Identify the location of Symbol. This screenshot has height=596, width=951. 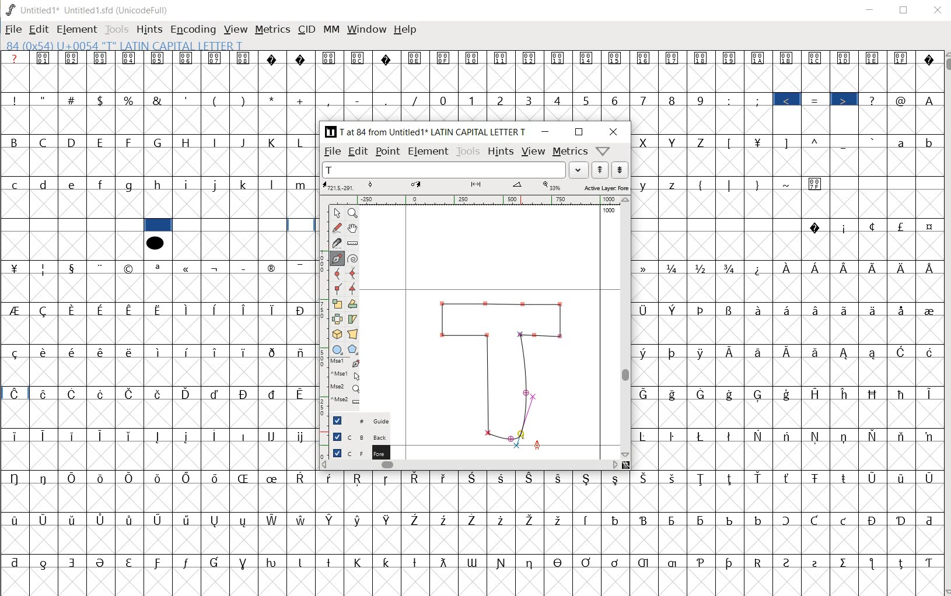
(74, 310).